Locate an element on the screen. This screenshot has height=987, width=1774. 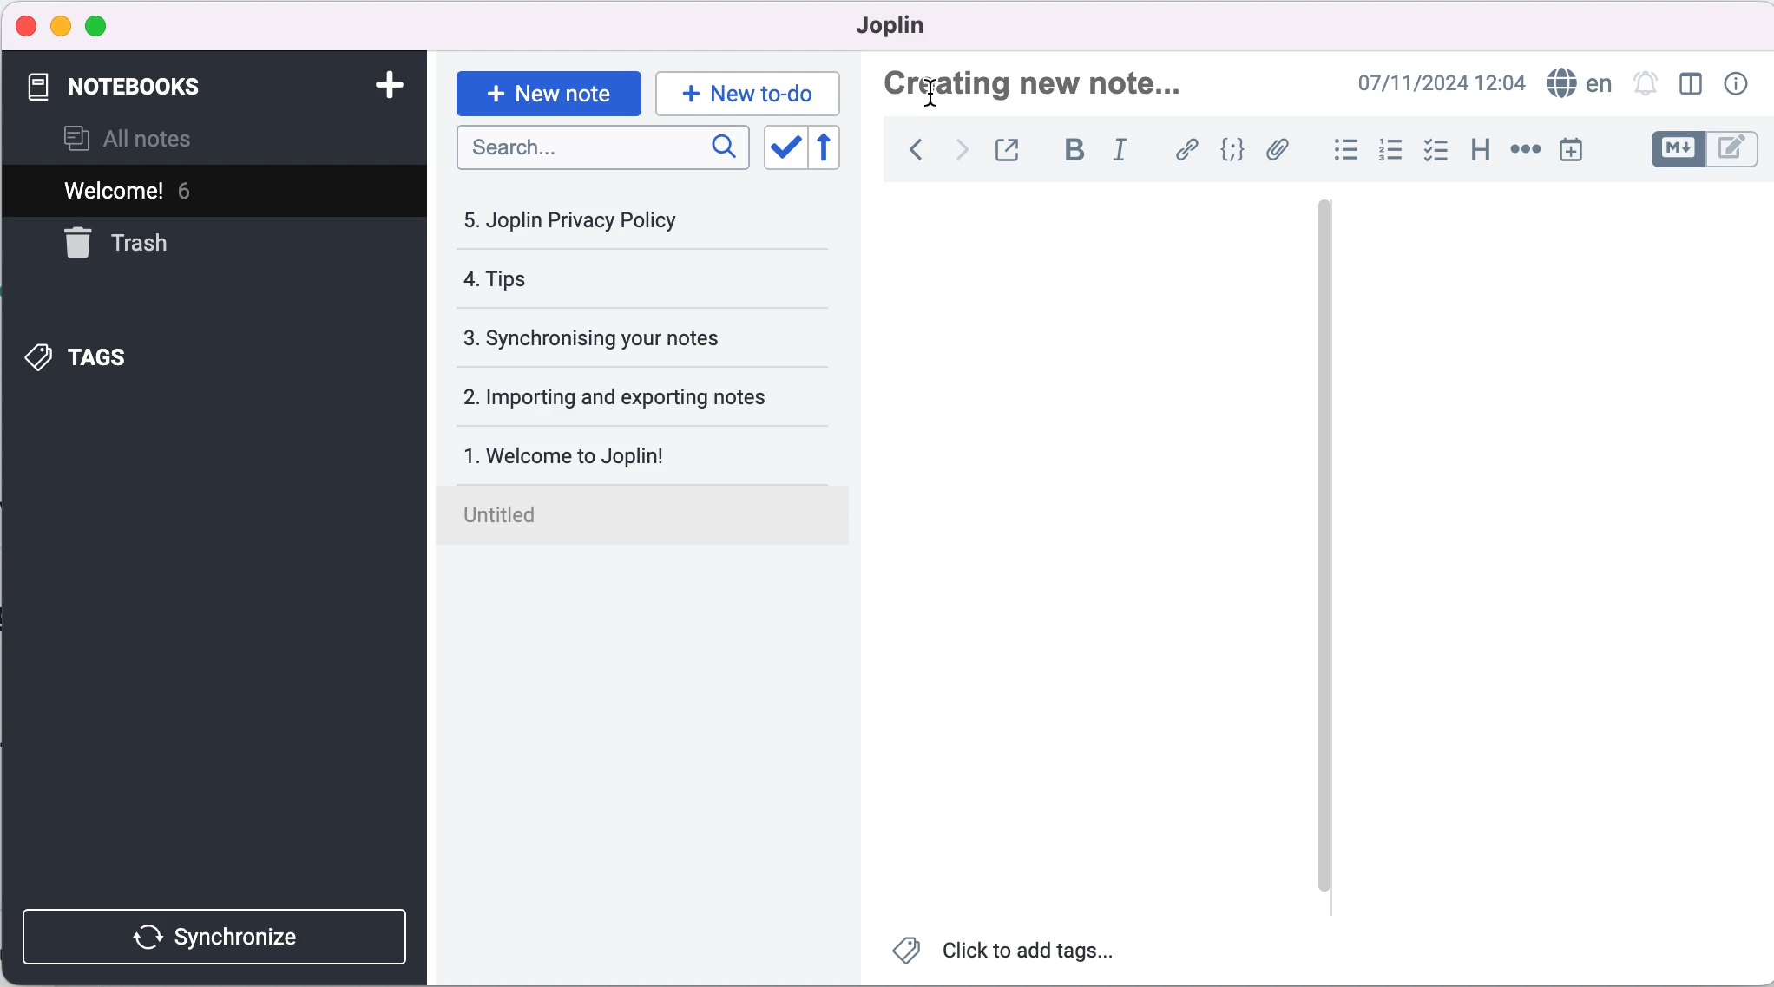
minimize is located at coordinates (61, 26).